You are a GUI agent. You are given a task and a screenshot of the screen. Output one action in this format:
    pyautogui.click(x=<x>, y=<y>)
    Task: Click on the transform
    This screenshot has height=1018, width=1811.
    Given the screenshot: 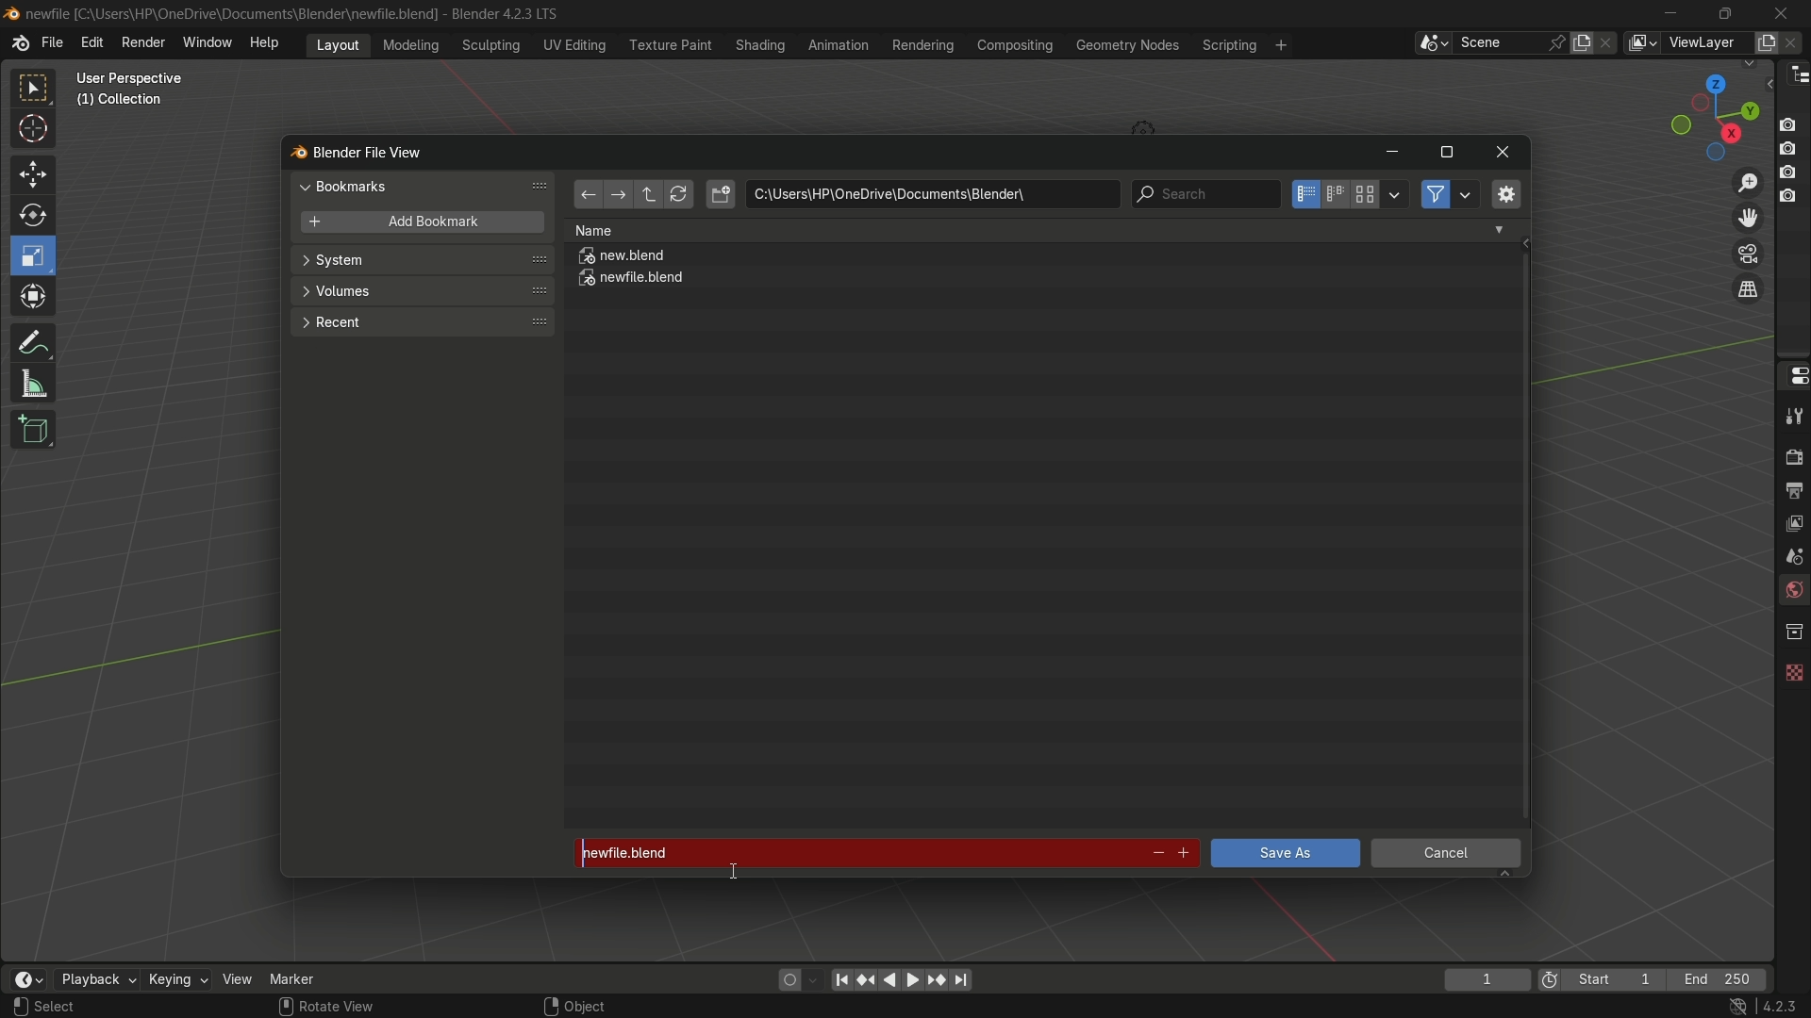 What is the action you would take?
    pyautogui.click(x=35, y=299)
    